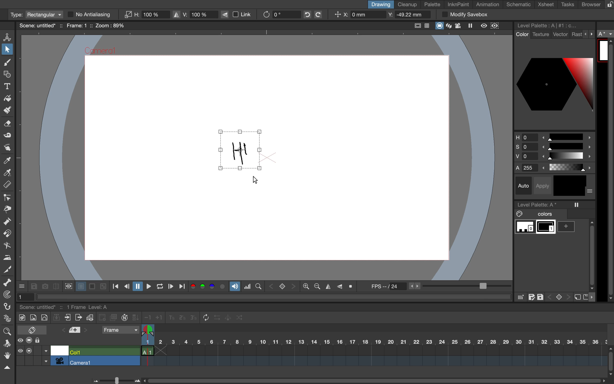  I want to click on pump tool, so click(8, 222).